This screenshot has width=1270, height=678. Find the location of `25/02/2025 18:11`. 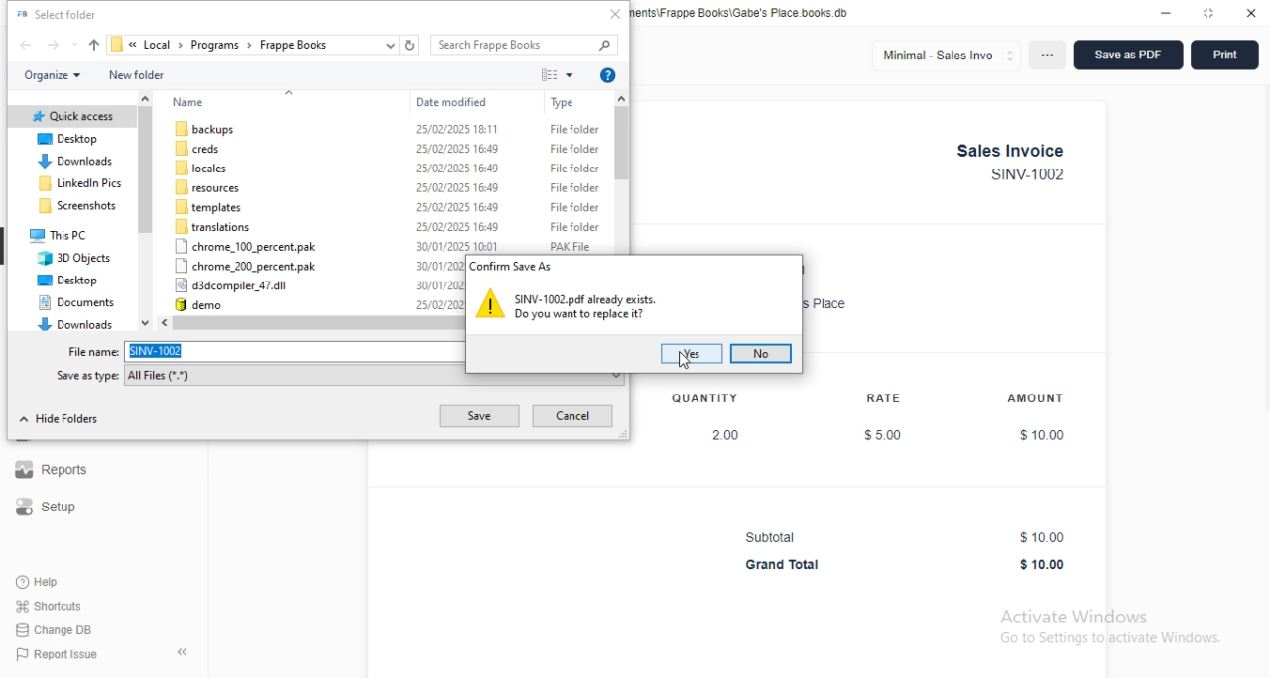

25/02/2025 18:11 is located at coordinates (456, 128).